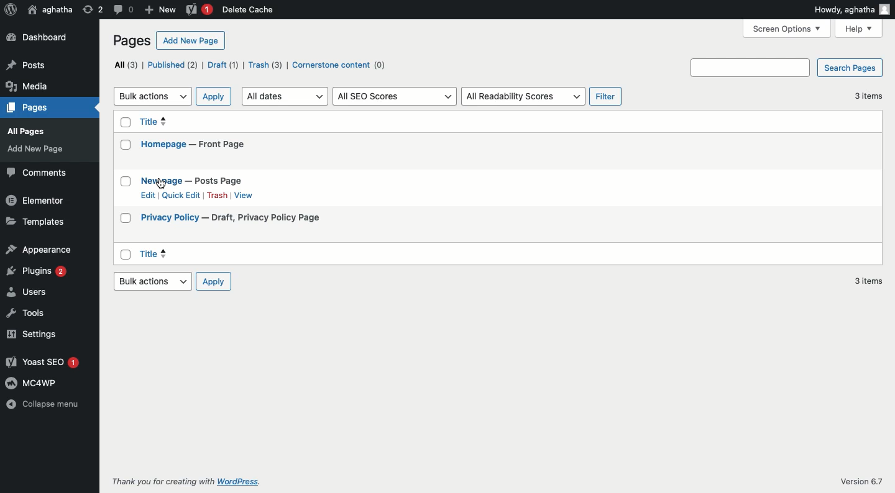  Describe the element at coordinates (190, 40) in the screenshot. I see `Add new page` at that location.